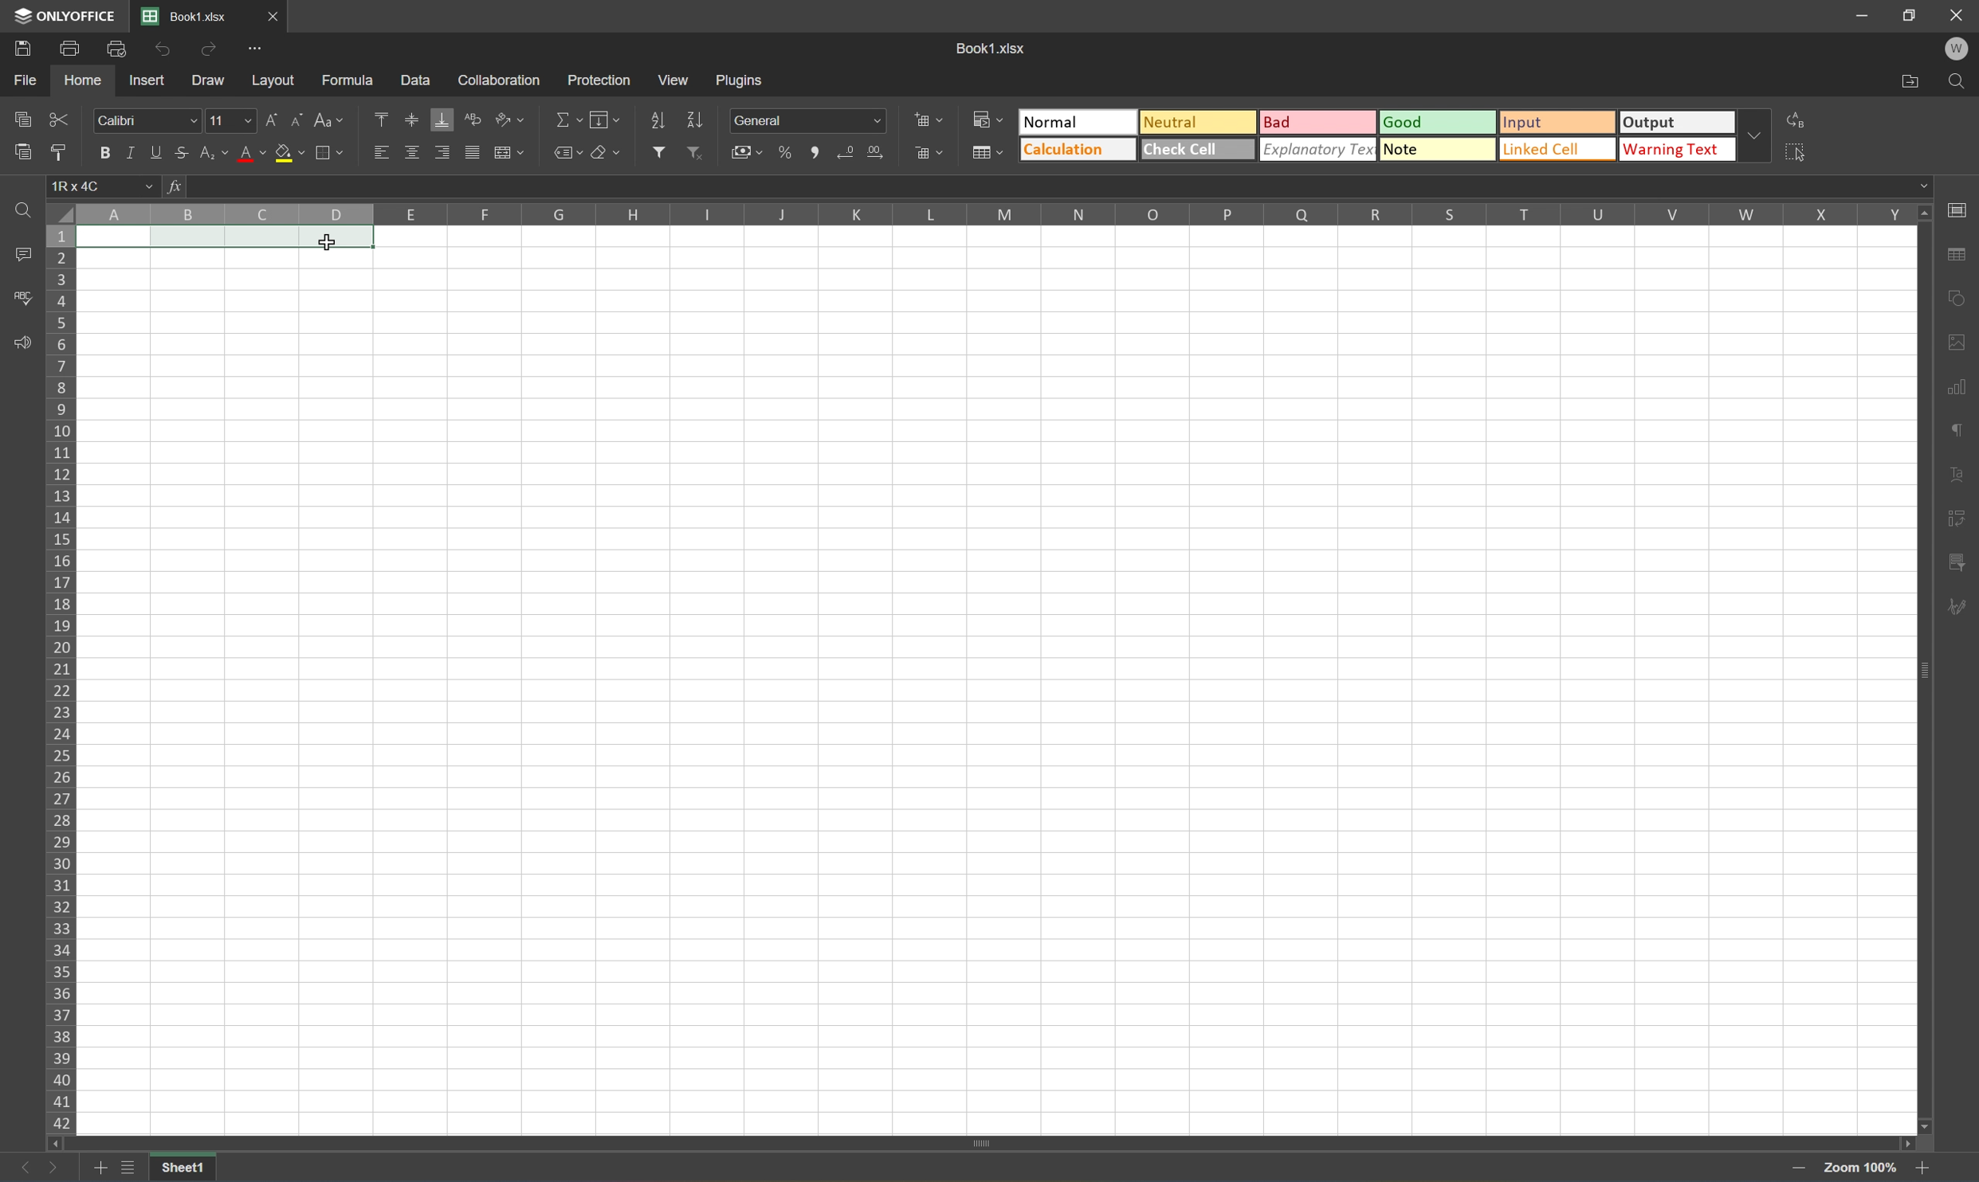  What do you see at coordinates (179, 189) in the screenshot?
I see `fx` at bounding box center [179, 189].